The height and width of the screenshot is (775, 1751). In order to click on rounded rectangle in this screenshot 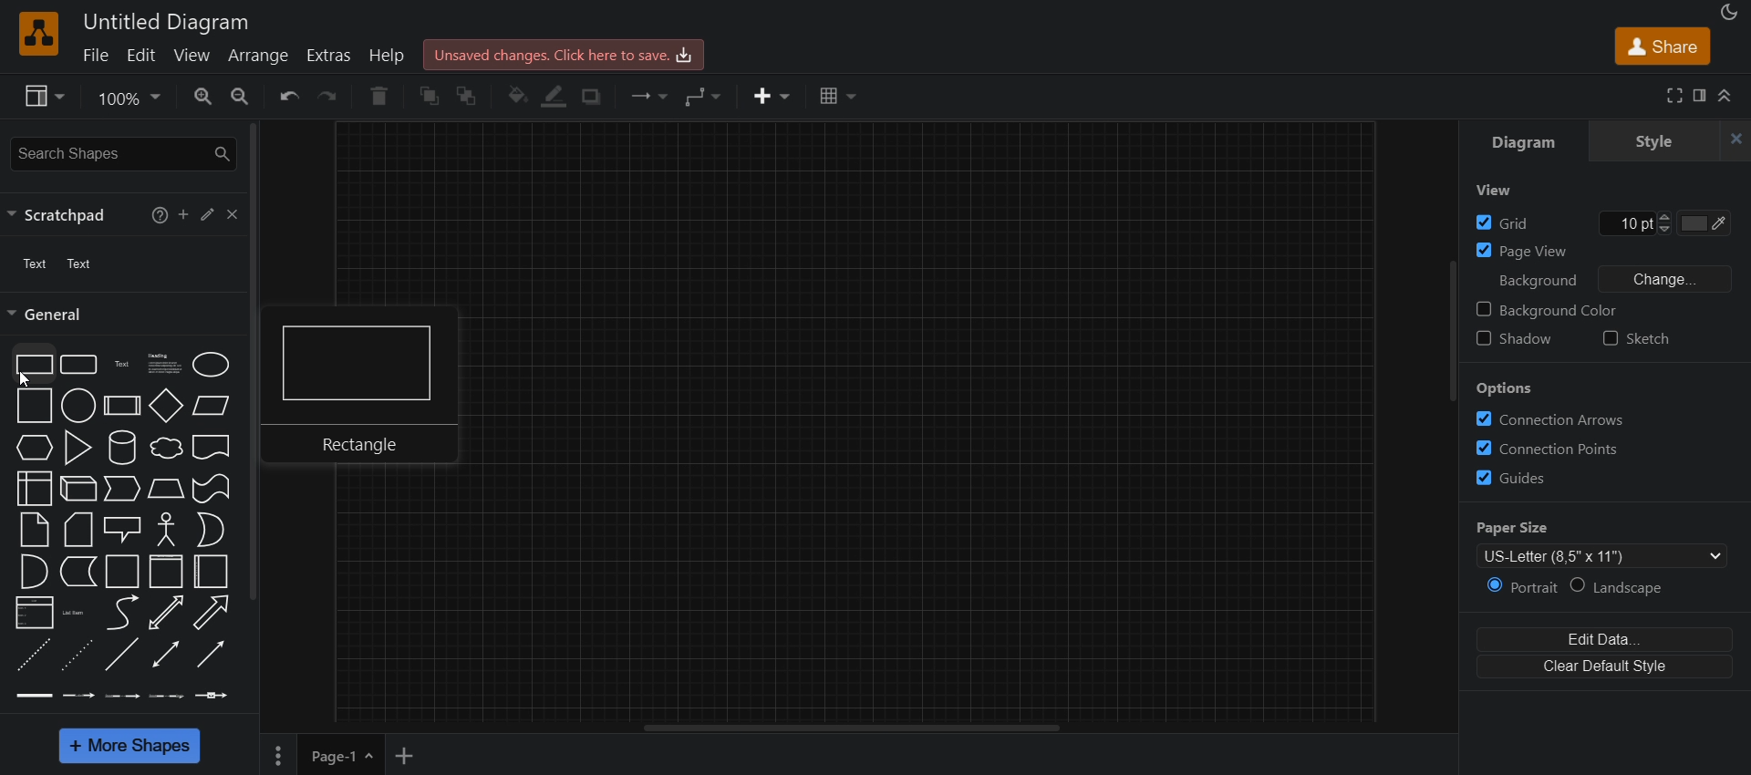, I will do `click(78, 363)`.